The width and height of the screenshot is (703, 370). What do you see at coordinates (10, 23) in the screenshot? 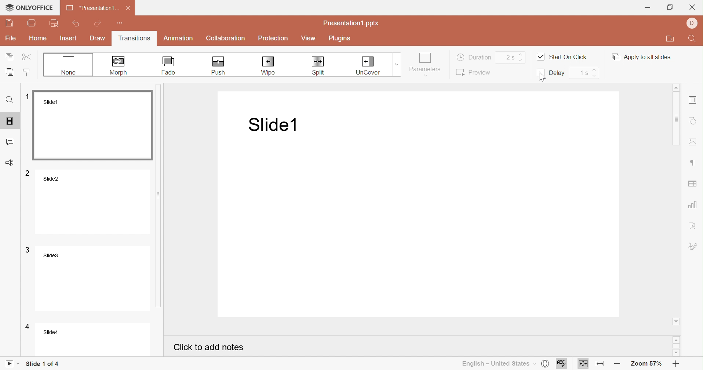
I see `Save` at bounding box center [10, 23].